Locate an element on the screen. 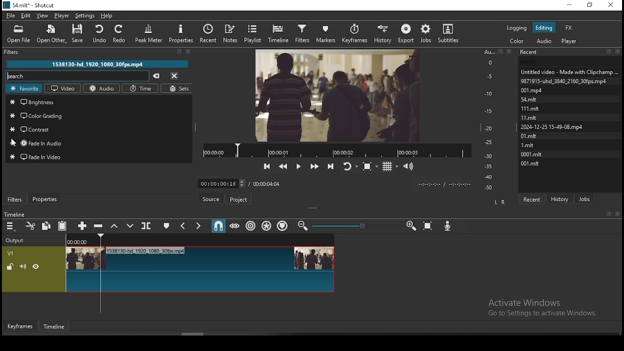  append is located at coordinates (82, 226).